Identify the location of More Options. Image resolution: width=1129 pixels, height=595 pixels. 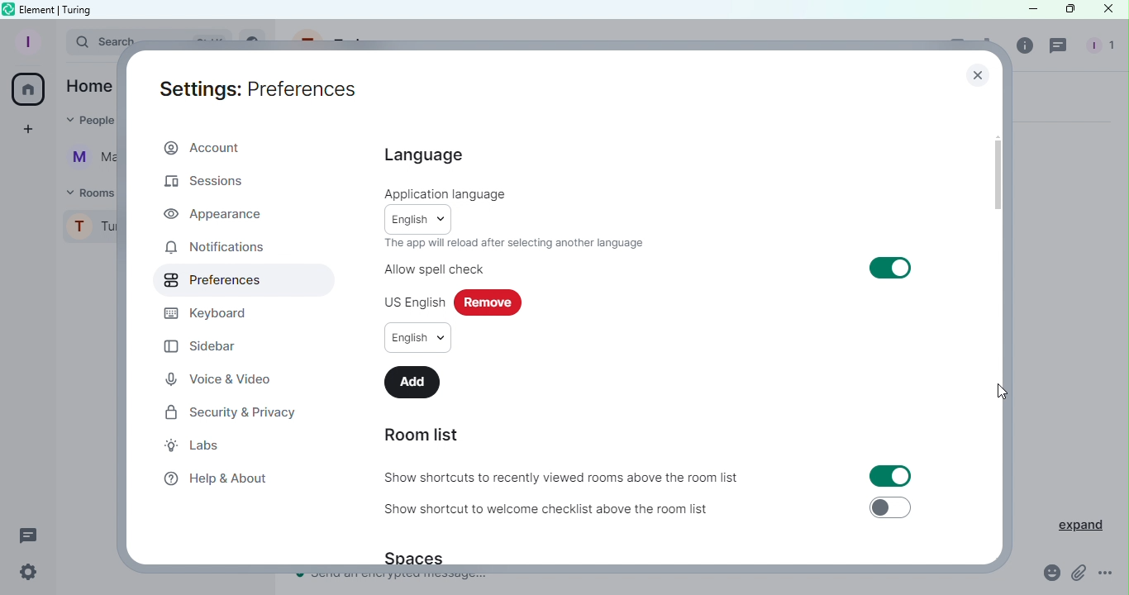
(1108, 574).